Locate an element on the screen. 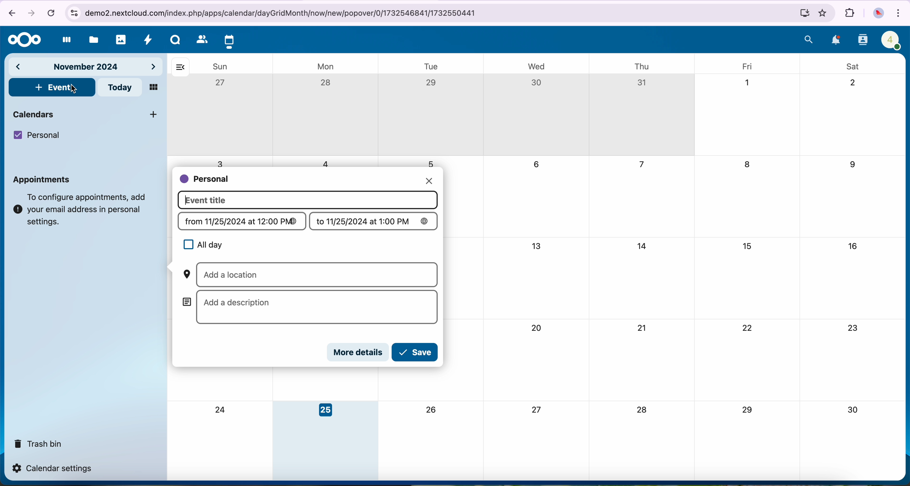  favorites is located at coordinates (822, 14).